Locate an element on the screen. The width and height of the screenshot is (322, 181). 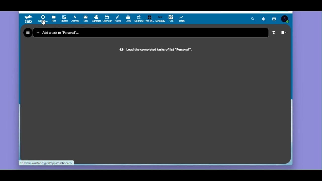
Notes is located at coordinates (117, 19).